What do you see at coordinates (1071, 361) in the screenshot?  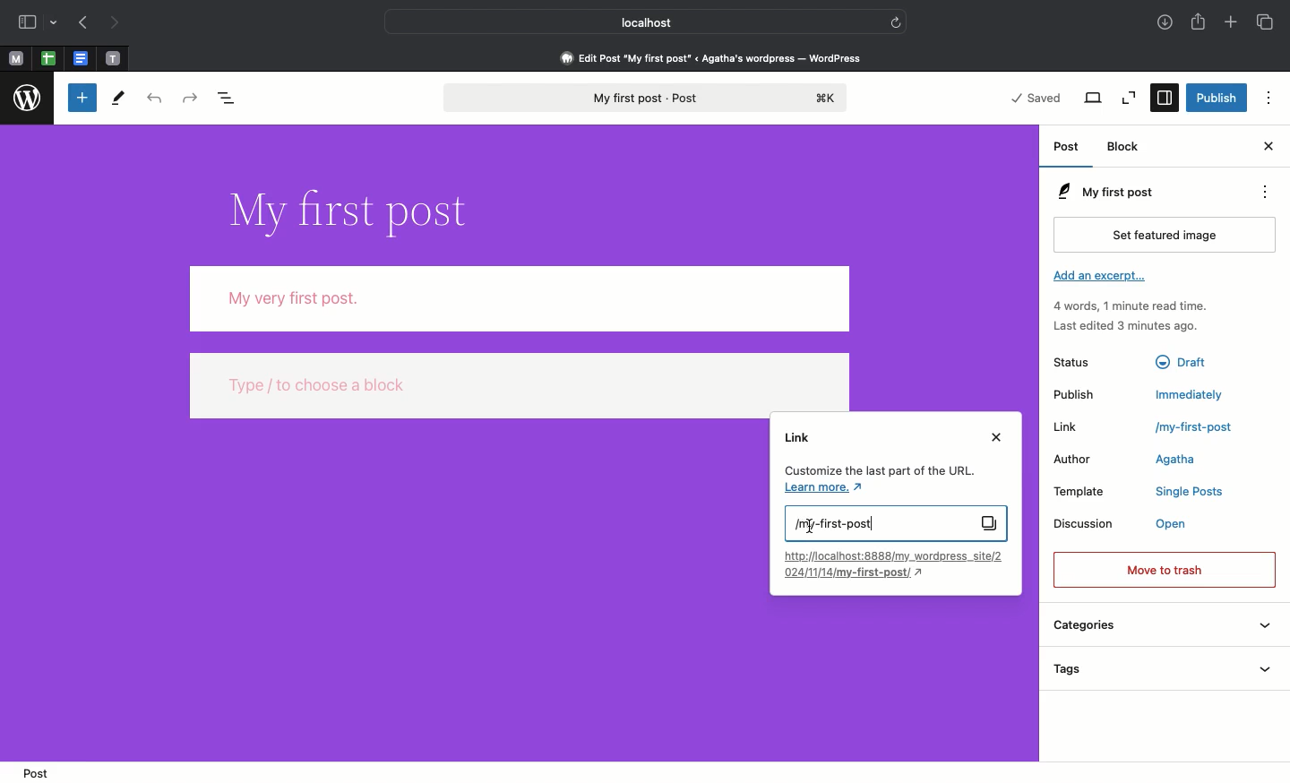 I see `Status` at bounding box center [1071, 361].